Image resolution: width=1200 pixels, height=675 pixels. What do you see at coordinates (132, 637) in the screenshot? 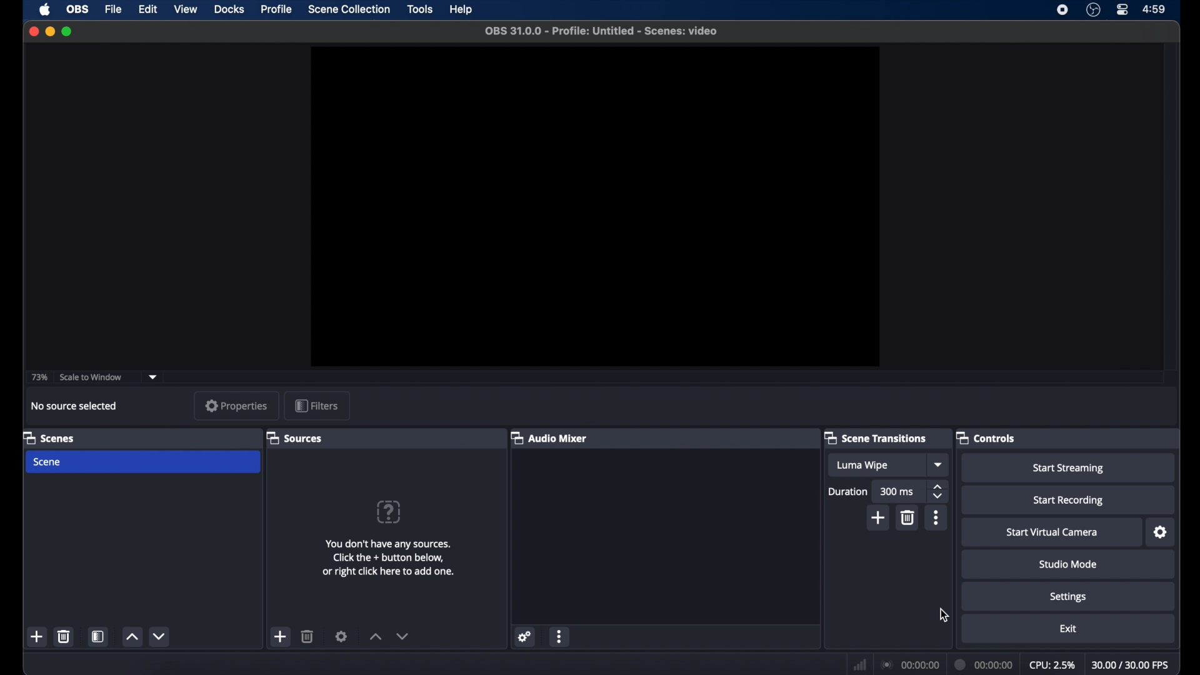
I see `increment` at bounding box center [132, 637].